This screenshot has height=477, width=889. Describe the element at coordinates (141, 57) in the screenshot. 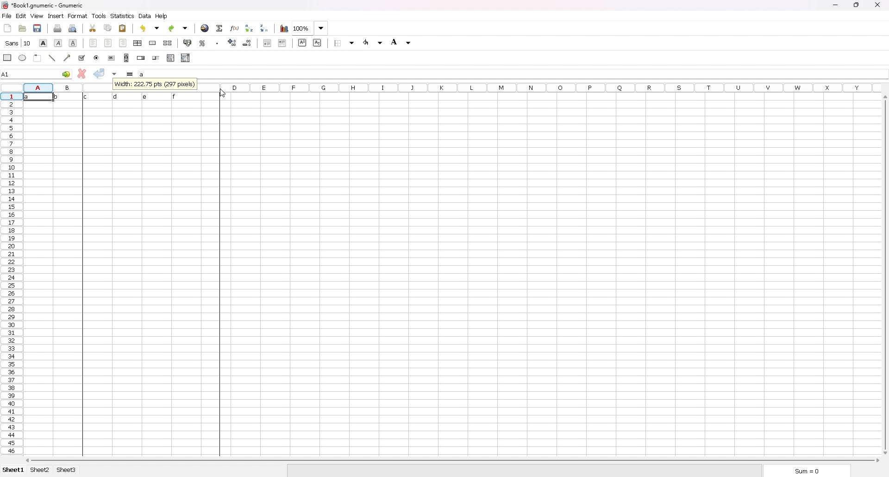

I see `spin button` at that location.